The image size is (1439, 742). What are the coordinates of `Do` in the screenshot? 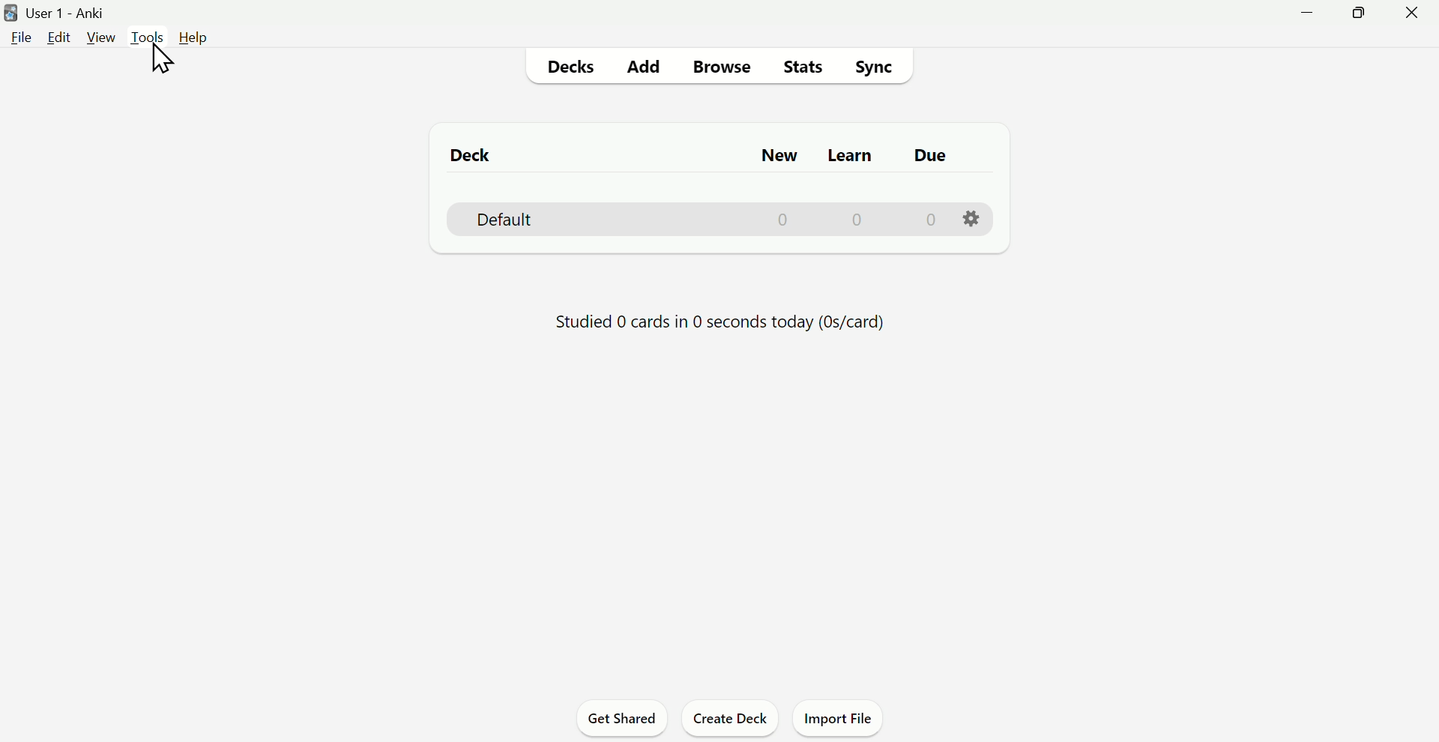 It's located at (932, 157).